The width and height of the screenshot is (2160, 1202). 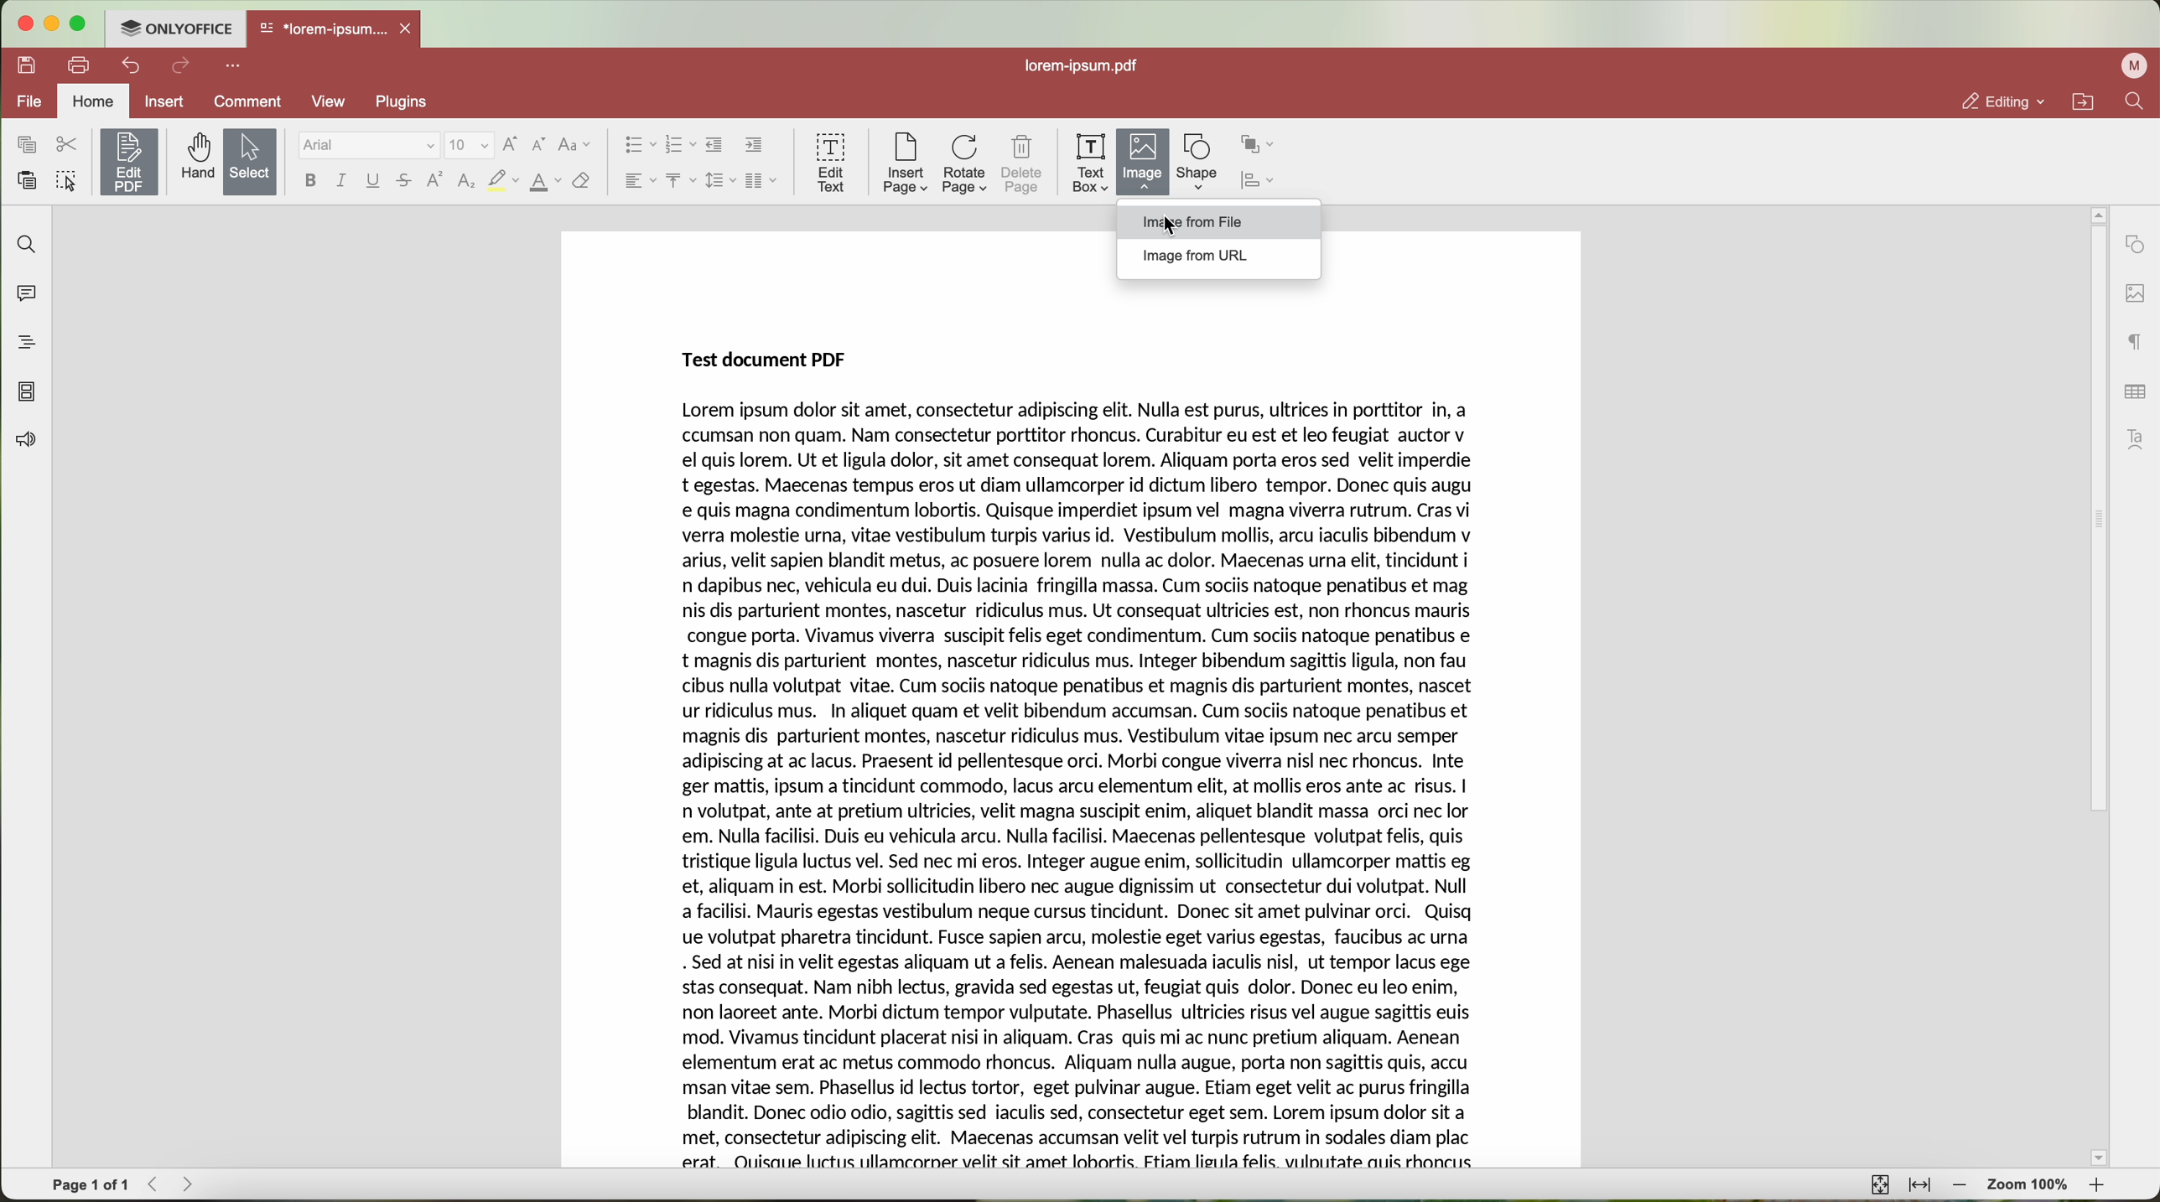 What do you see at coordinates (769, 358) in the screenshot?
I see `Test document PDF` at bounding box center [769, 358].